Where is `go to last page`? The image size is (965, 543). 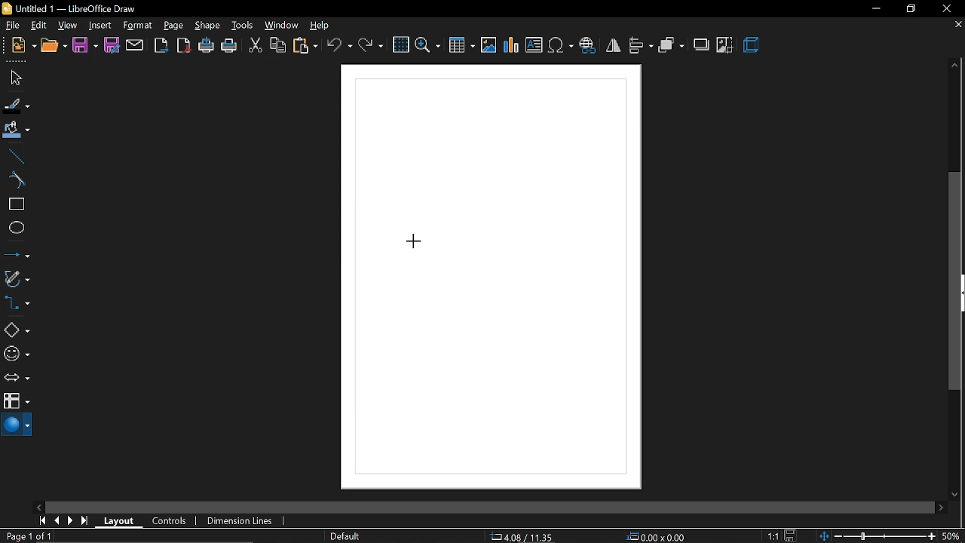
go to last page is located at coordinates (87, 522).